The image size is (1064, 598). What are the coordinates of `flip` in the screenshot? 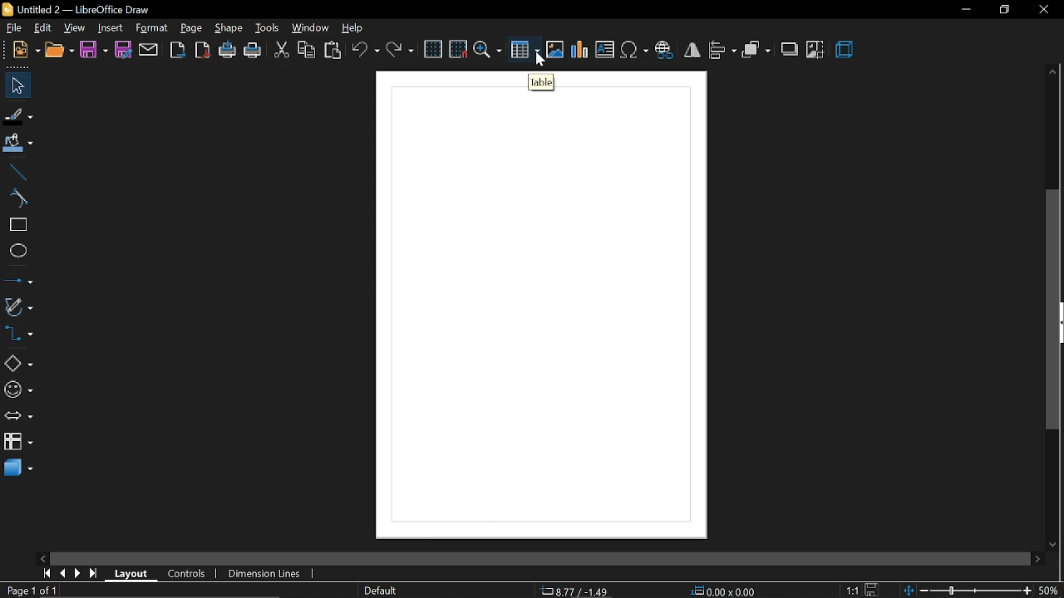 It's located at (693, 51).